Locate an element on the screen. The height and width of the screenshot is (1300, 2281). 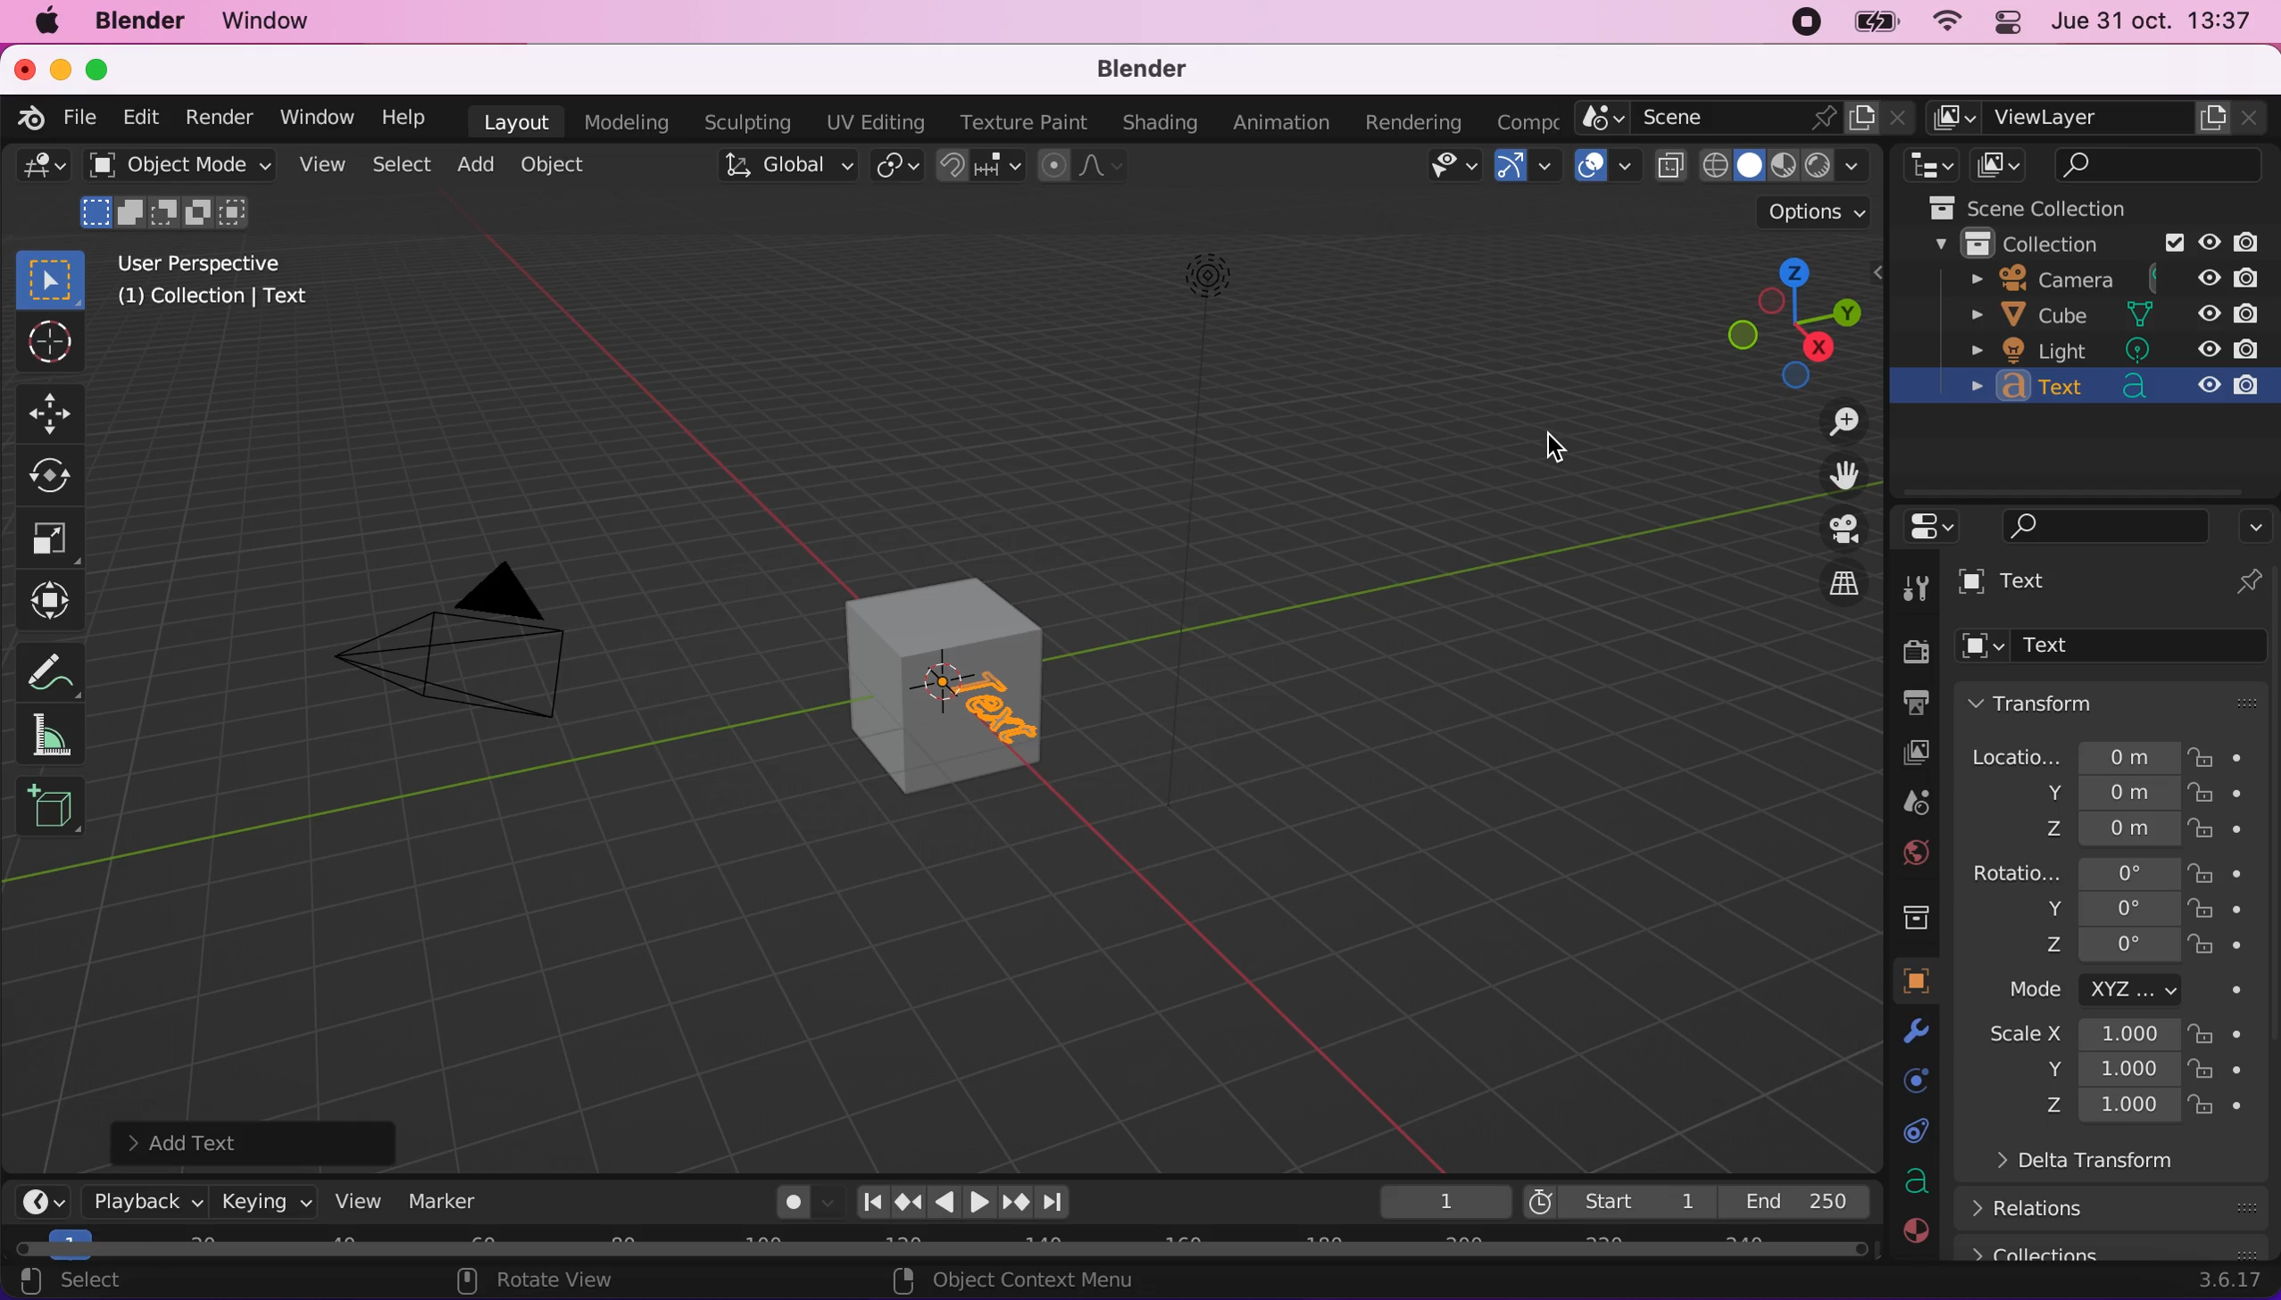
object mode is located at coordinates (174, 196).